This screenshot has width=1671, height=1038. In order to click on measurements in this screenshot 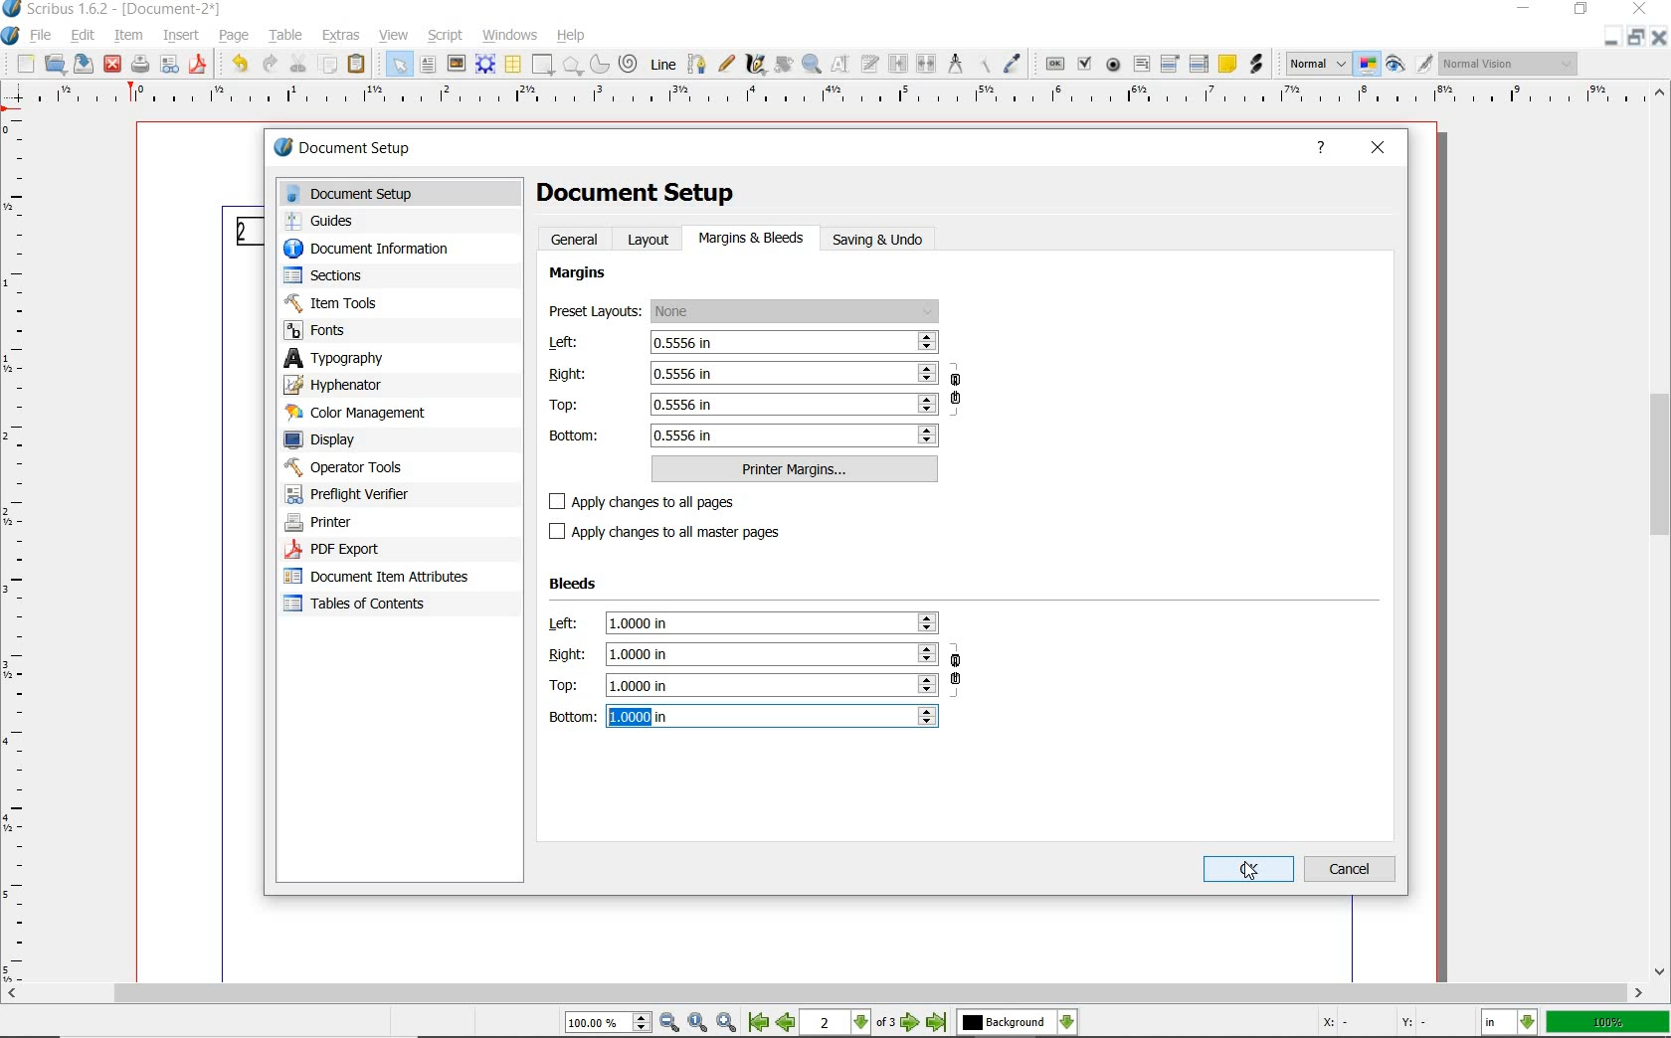, I will do `click(957, 66)`.